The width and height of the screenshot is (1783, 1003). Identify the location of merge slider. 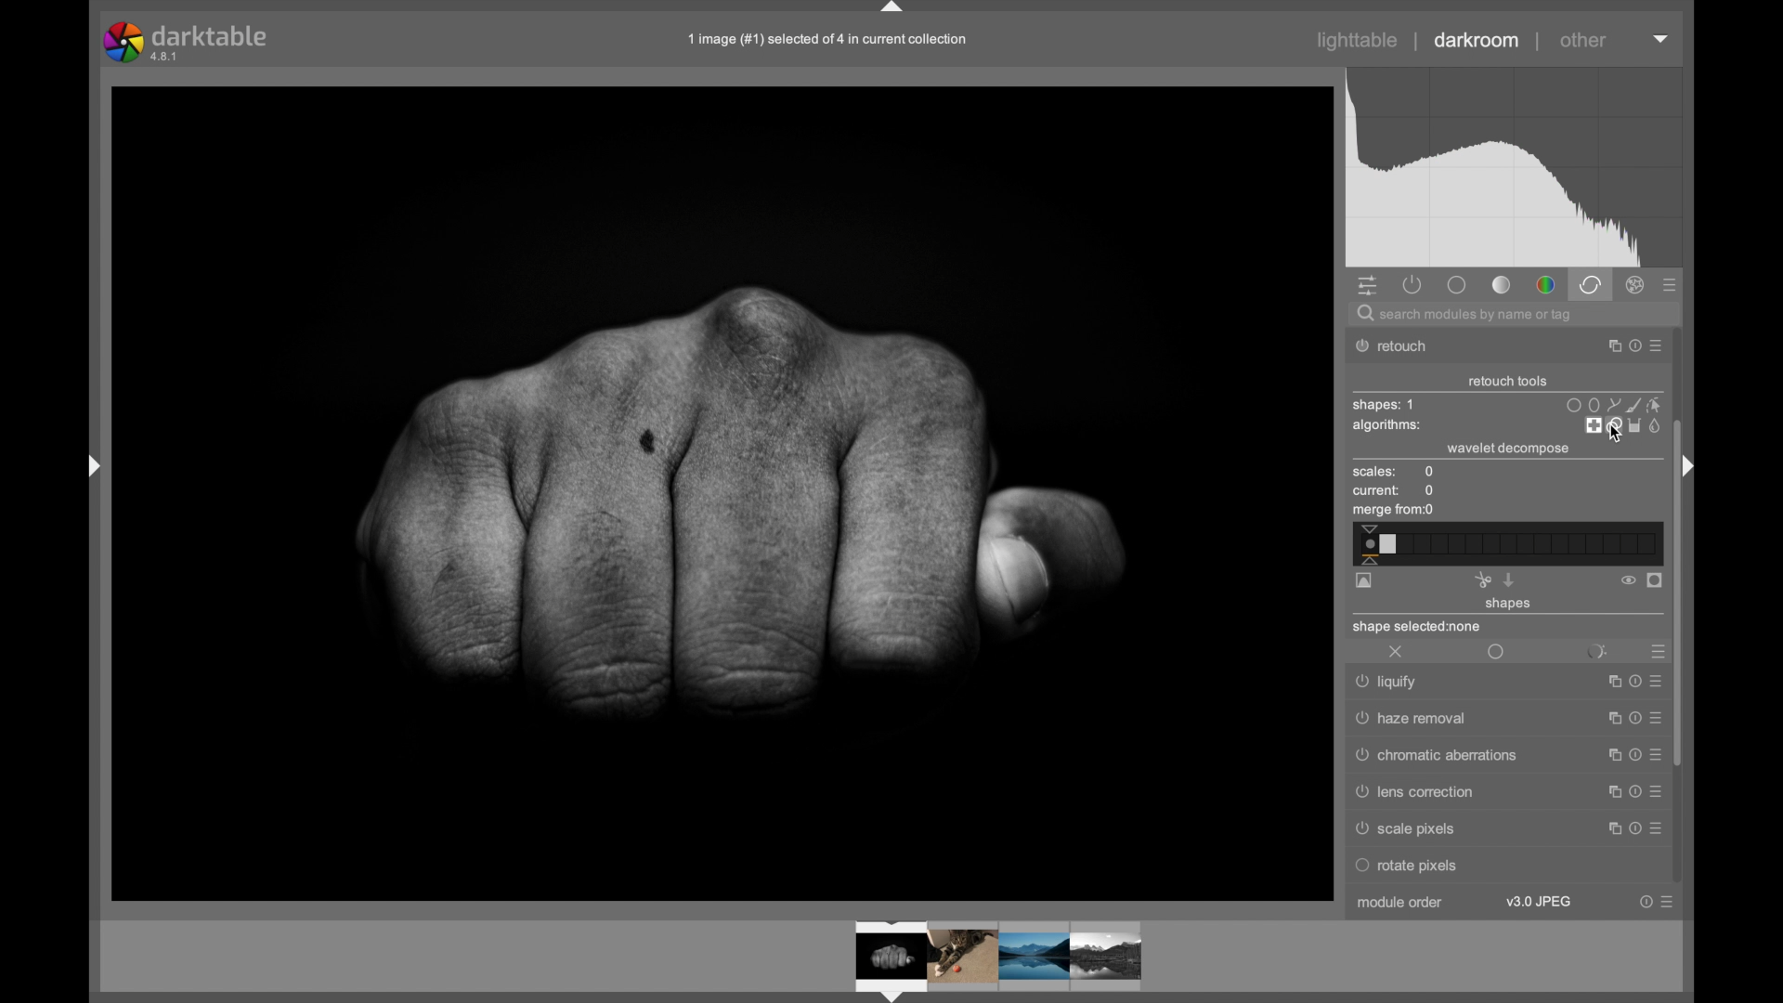
(1505, 544).